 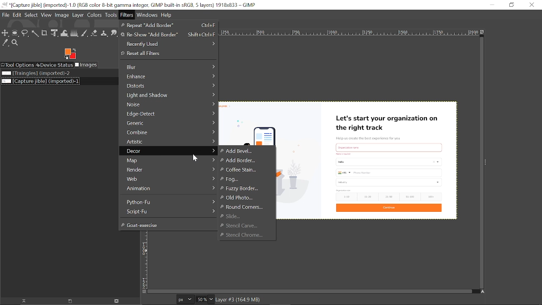 What do you see at coordinates (242, 188) in the screenshot?
I see `Fuzzy Border` at bounding box center [242, 188].